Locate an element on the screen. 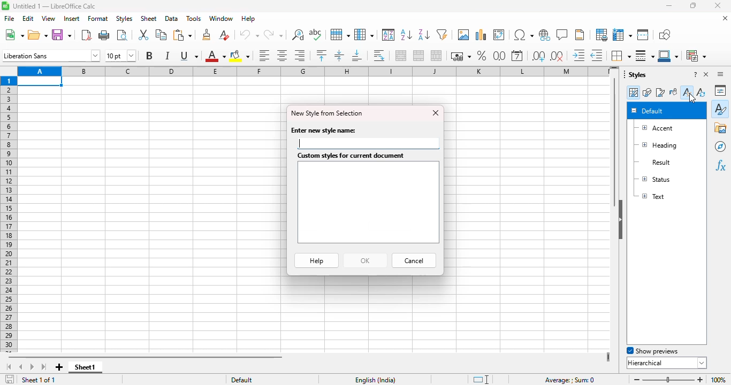 Image resolution: width=731 pixels, height=385 pixels. new style from selection is located at coordinates (687, 91).